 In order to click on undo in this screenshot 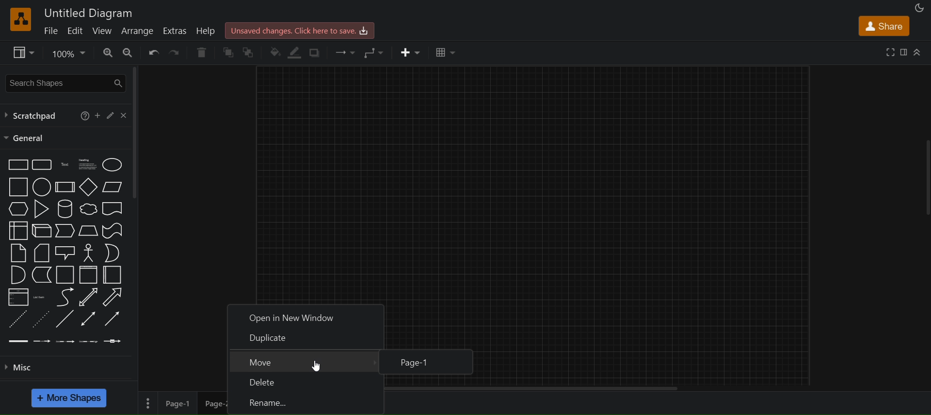, I will do `click(151, 52)`.